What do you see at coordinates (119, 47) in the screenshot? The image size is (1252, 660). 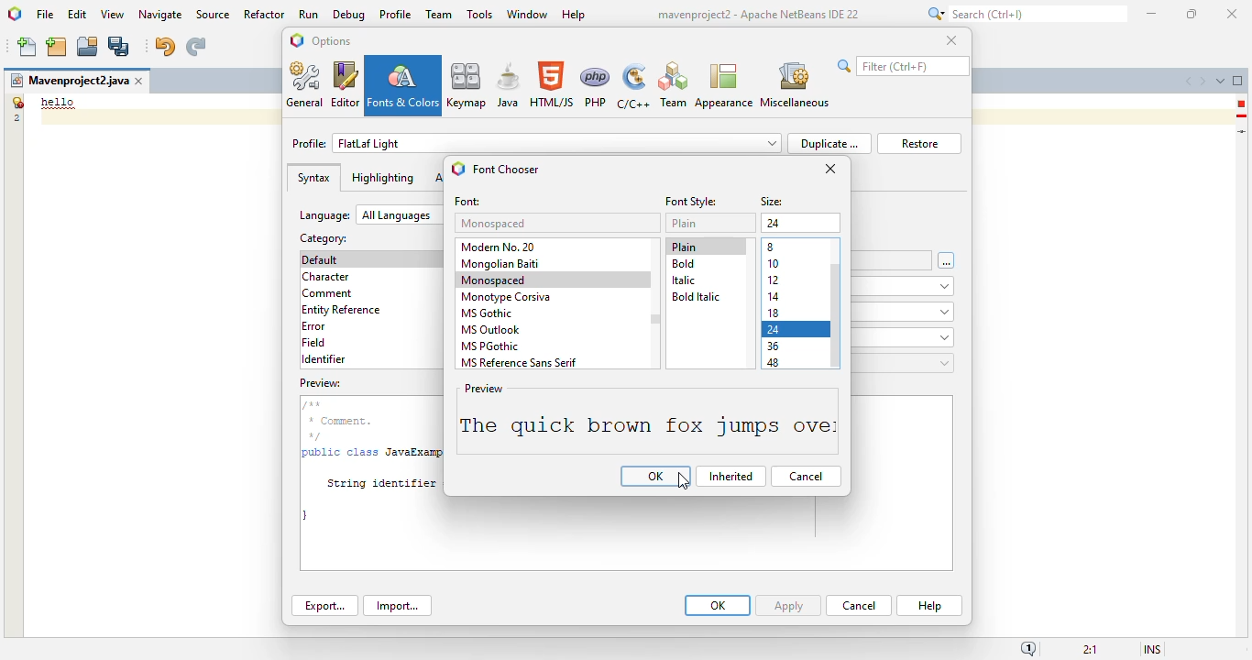 I see `save all` at bounding box center [119, 47].